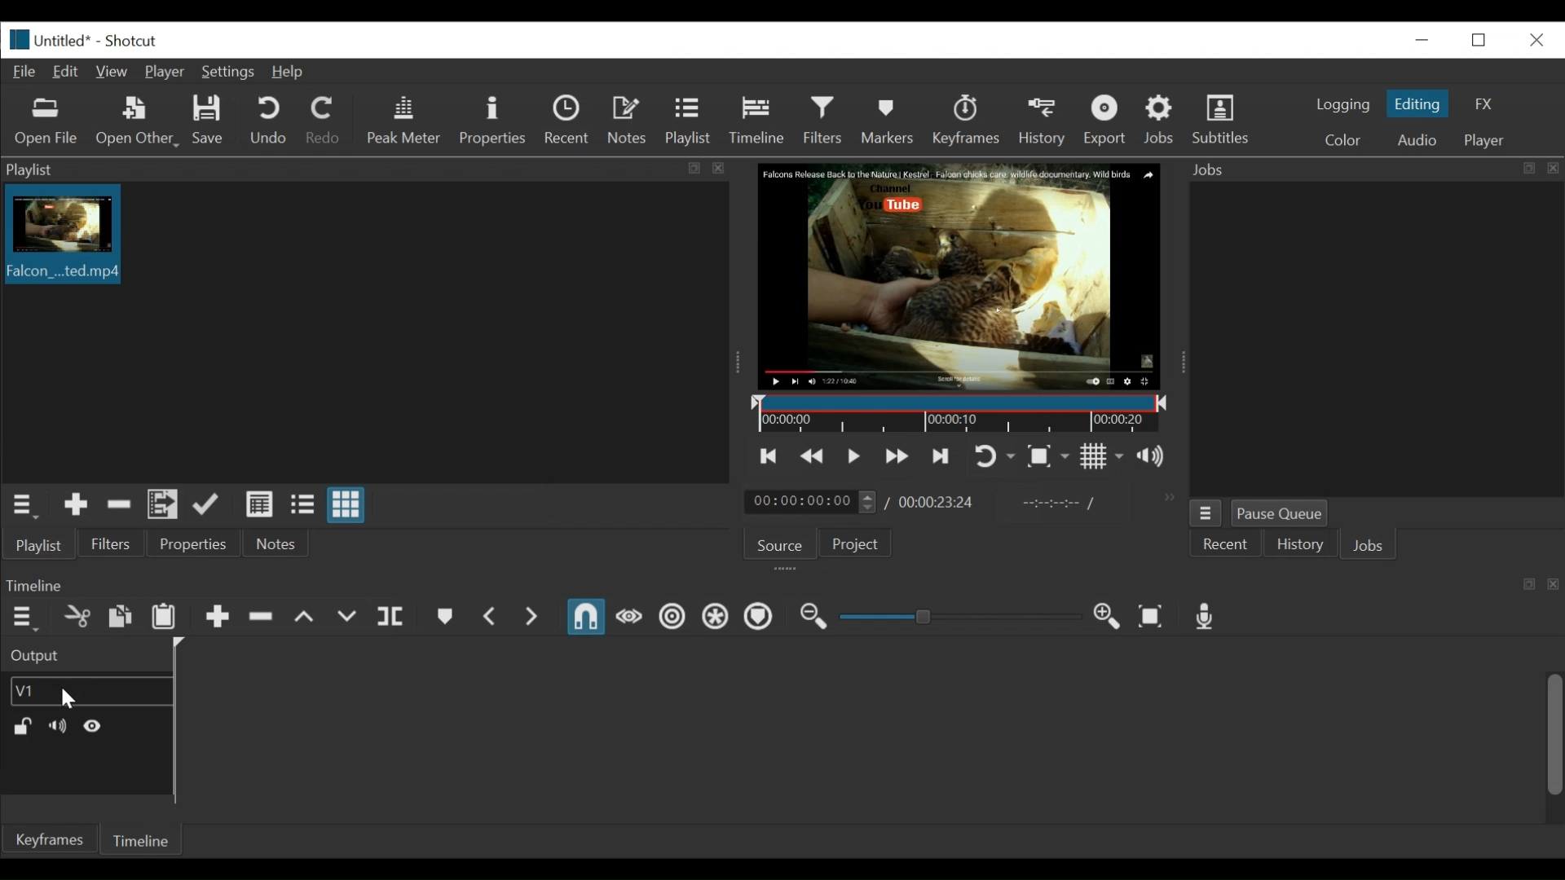  I want to click on Open Other, so click(134, 121).